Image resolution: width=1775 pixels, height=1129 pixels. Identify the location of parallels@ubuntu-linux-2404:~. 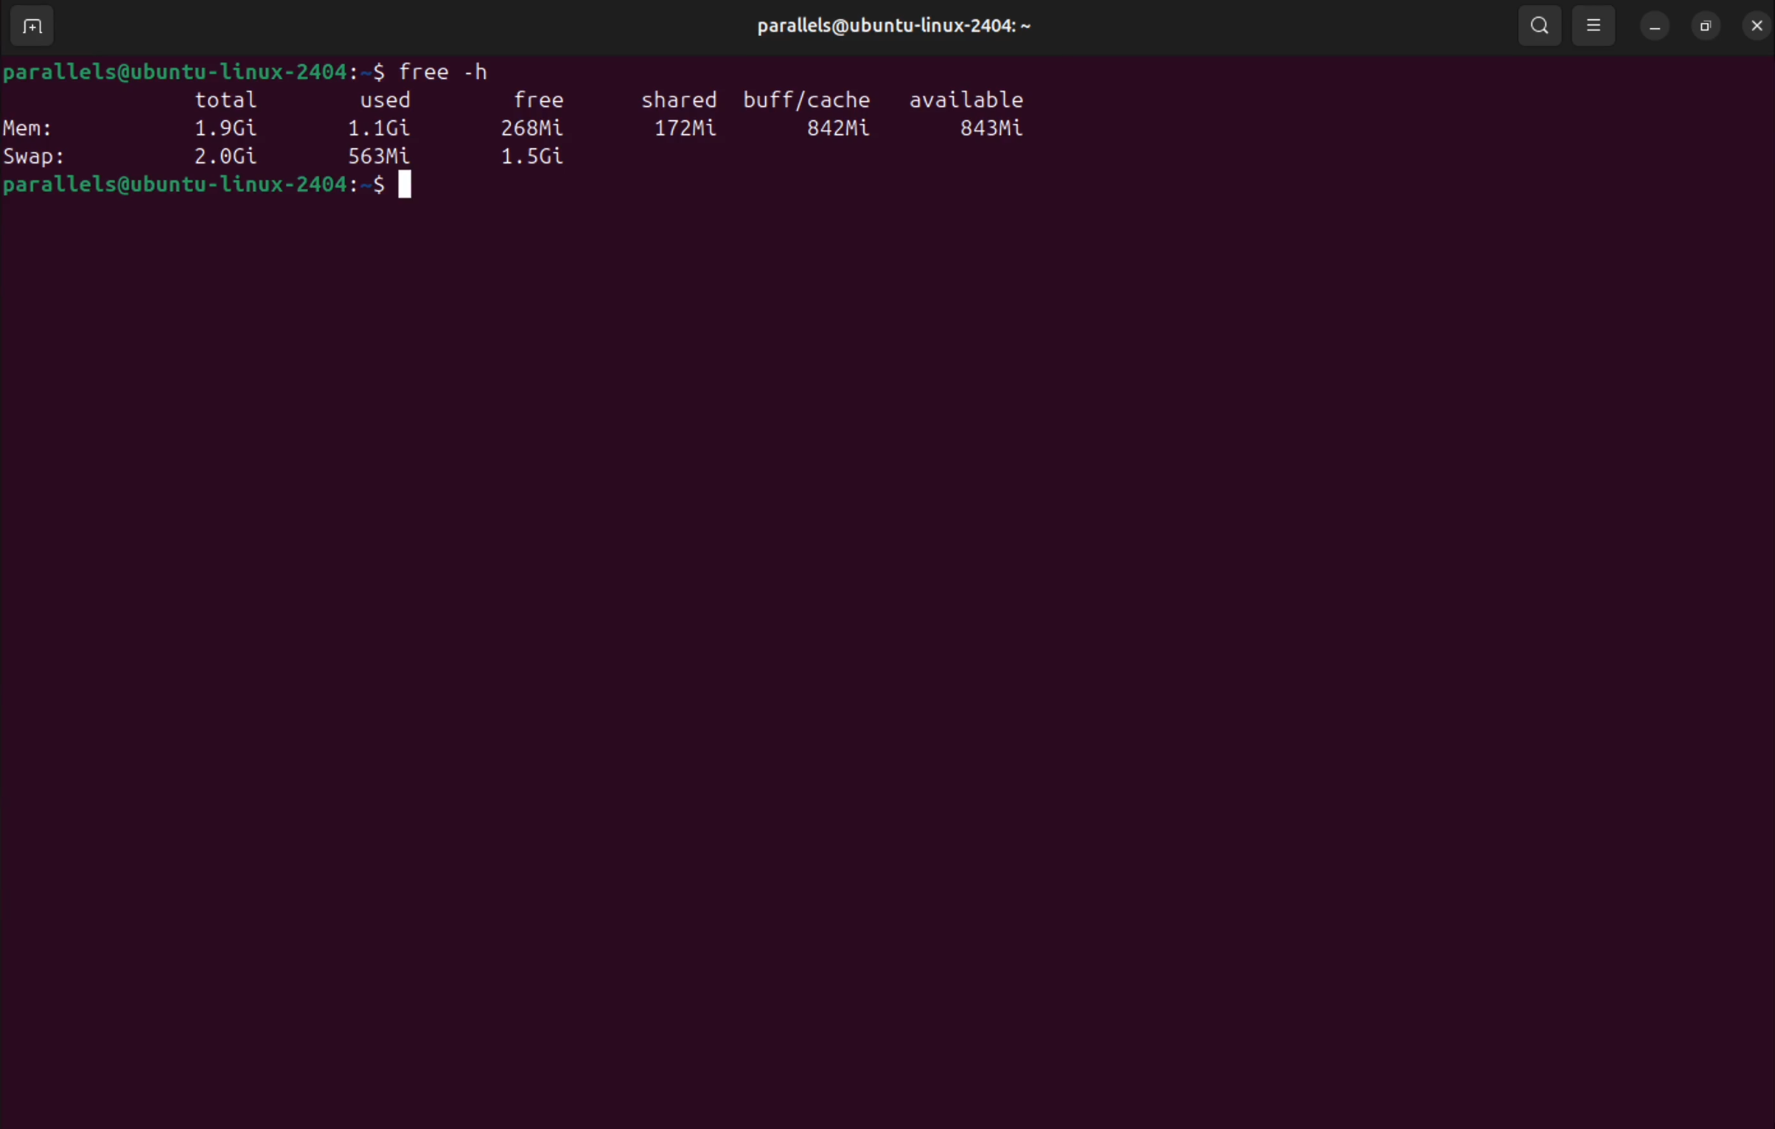
(891, 26).